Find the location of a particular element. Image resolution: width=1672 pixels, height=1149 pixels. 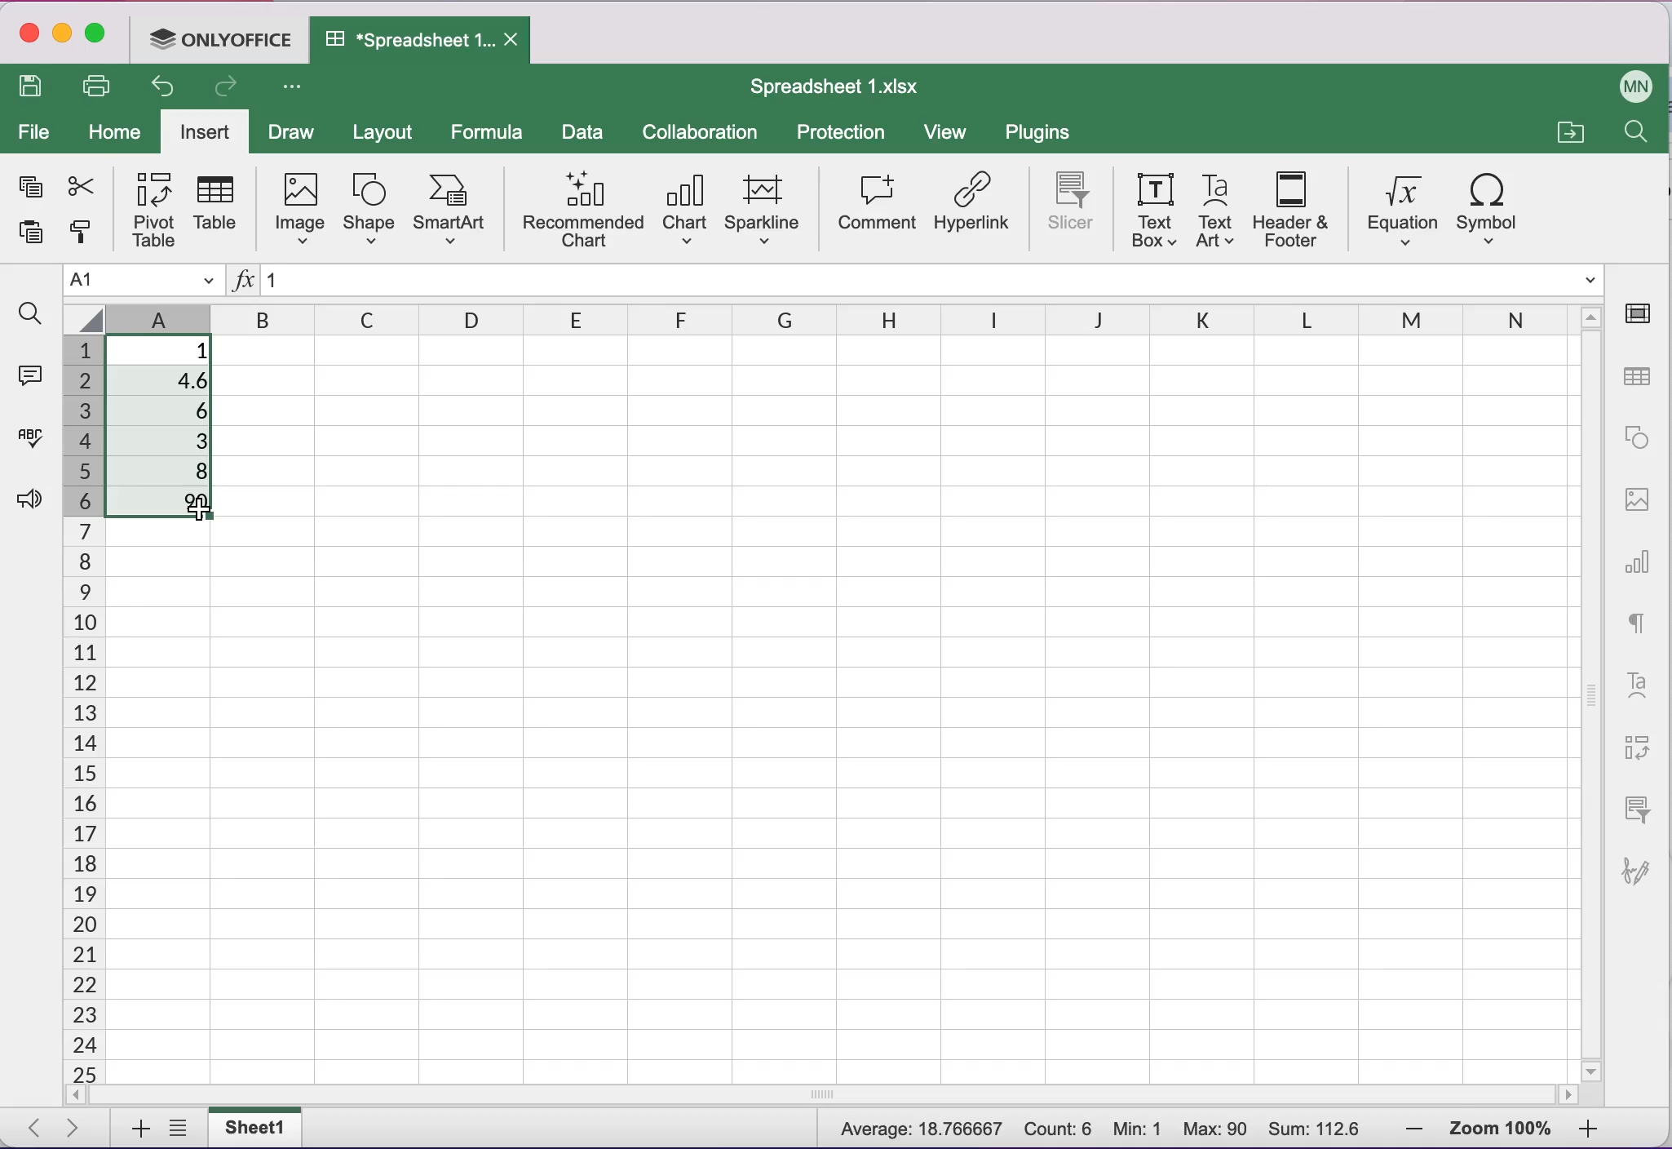

text box is located at coordinates (1151, 209).